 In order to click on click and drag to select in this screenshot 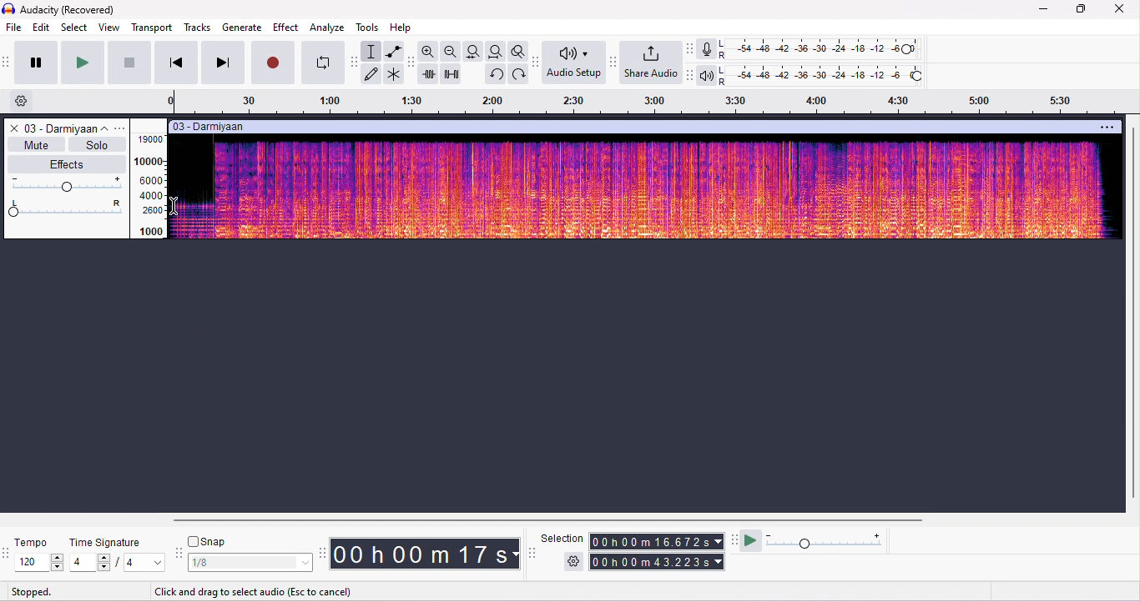, I will do `click(254, 589)`.